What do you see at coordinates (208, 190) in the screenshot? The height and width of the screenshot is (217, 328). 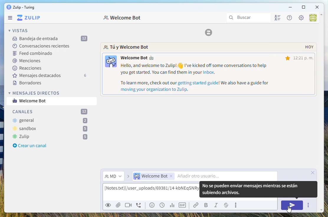 I see `file uploading` at bounding box center [208, 190].